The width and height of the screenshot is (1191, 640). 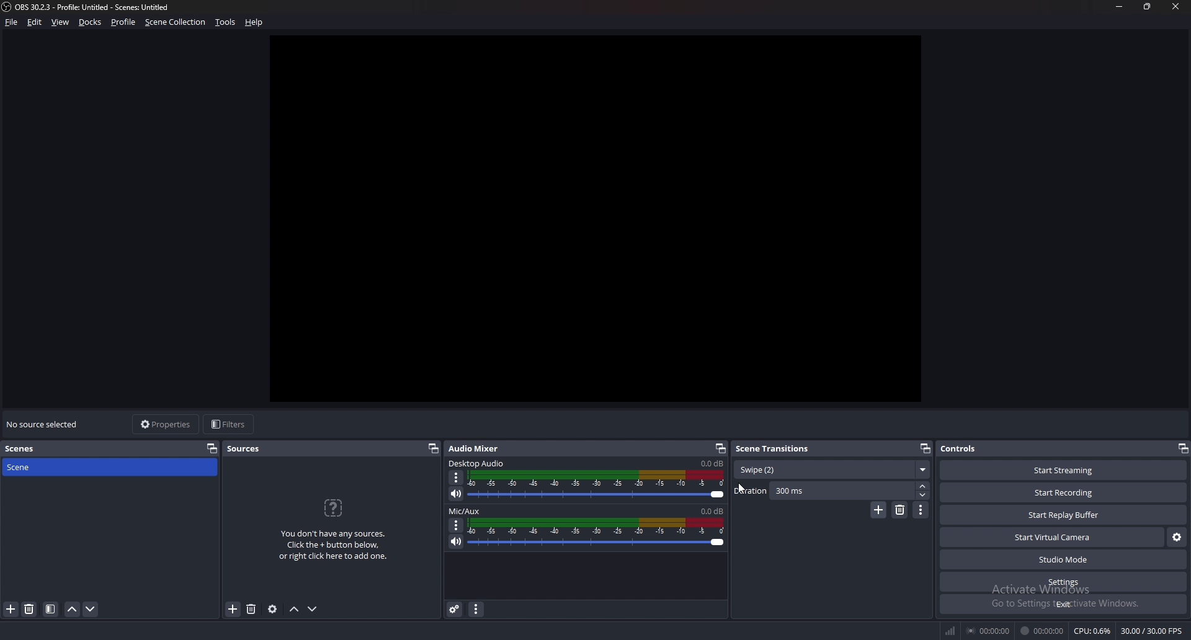 What do you see at coordinates (832, 469) in the screenshot?
I see `transition` at bounding box center [832, 469].